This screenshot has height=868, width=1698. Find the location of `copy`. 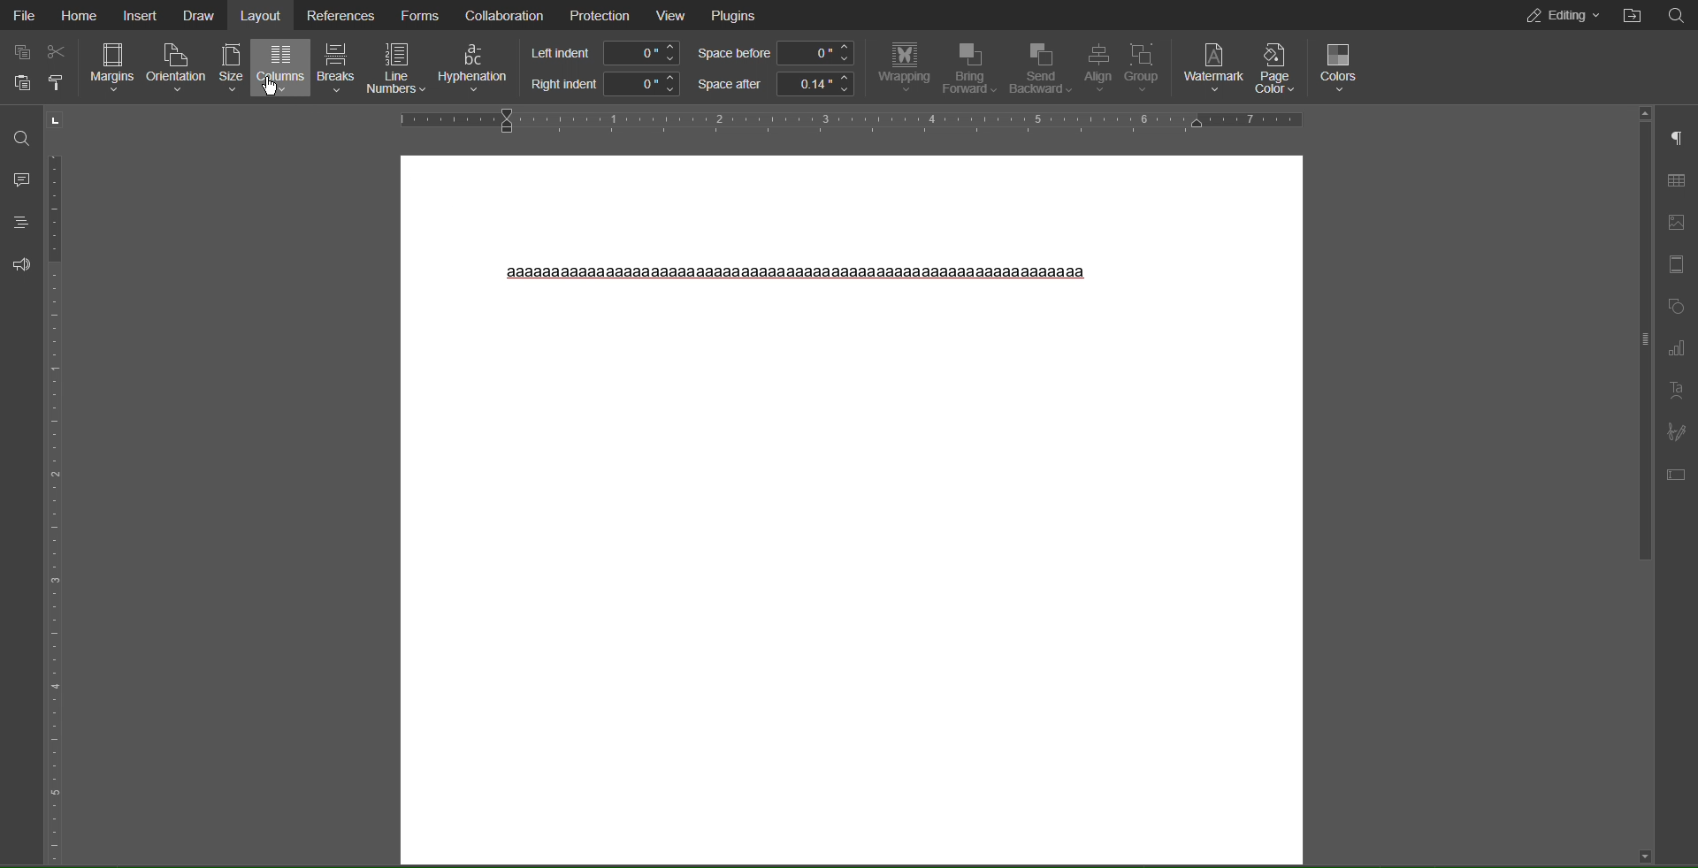

copy is located at coordinates (19, 51).